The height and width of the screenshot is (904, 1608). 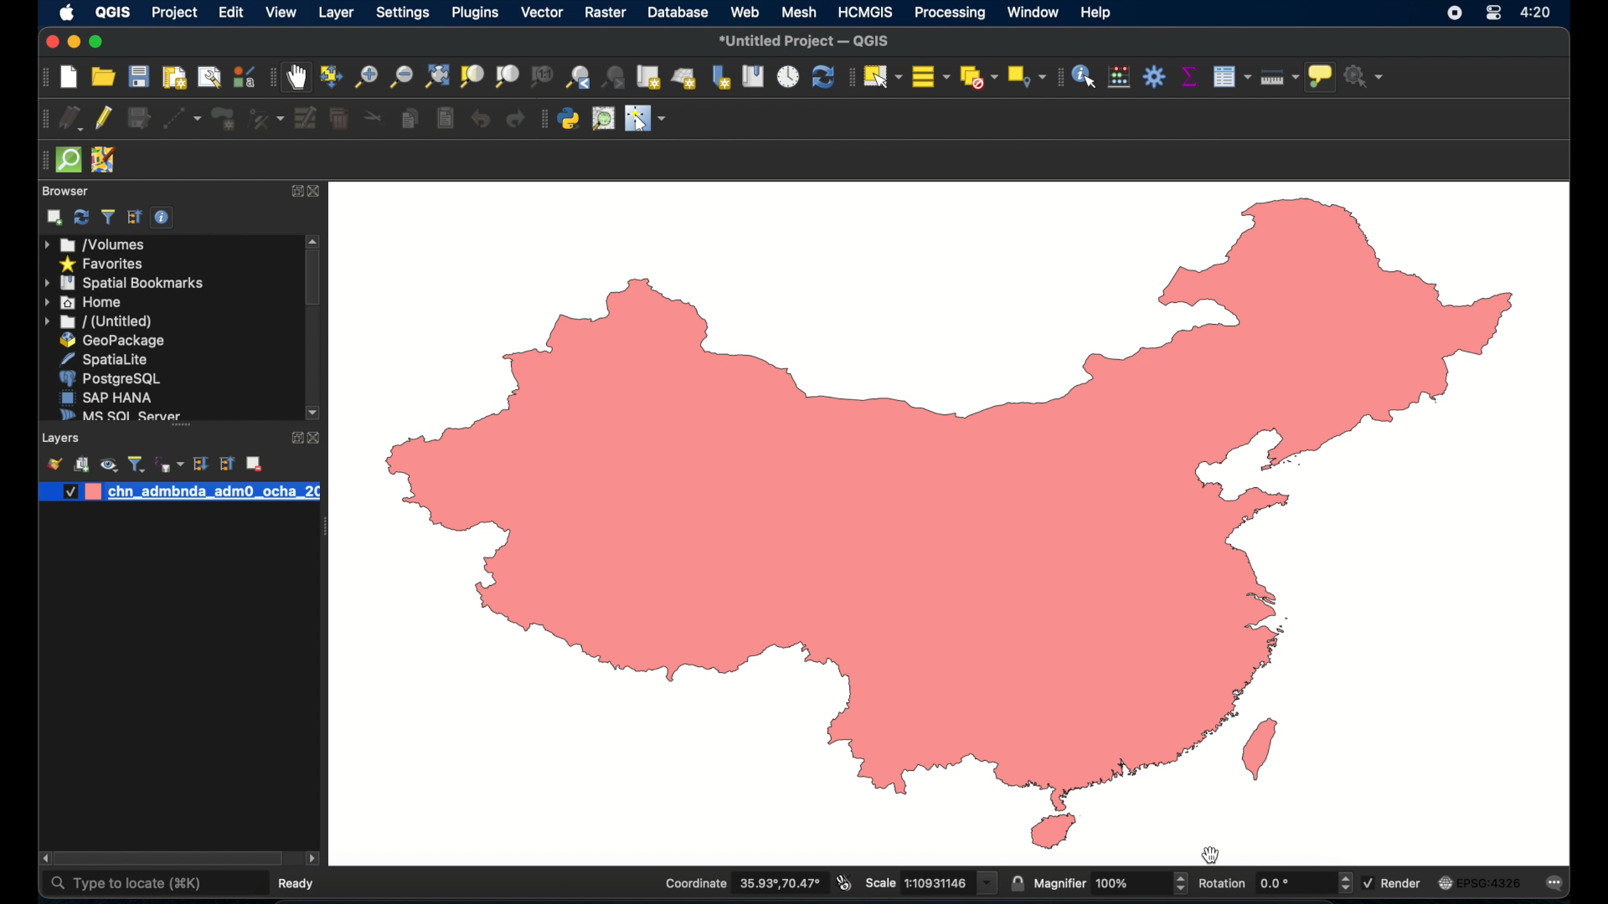 I want to click on minimize , so click(x=72, y=43).